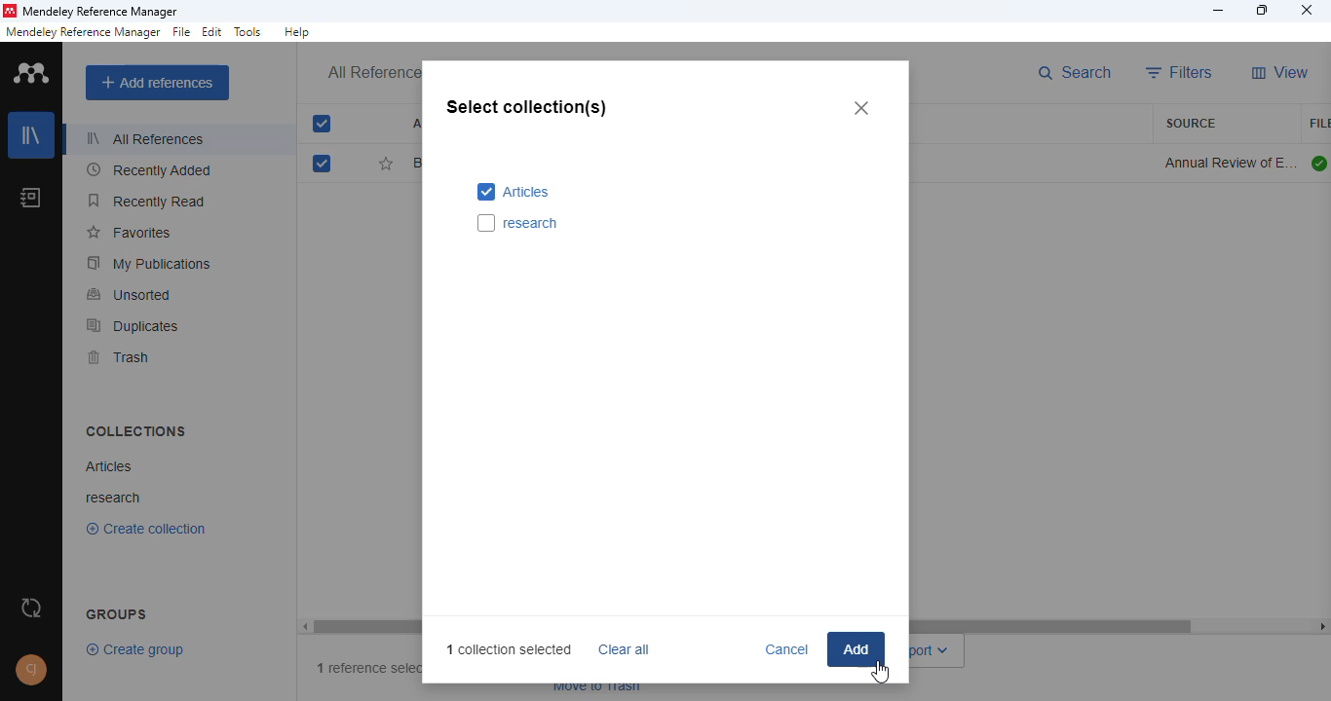  Describe the element at coordinates (1076, 73) in the screenshot. I see `search` at that location.